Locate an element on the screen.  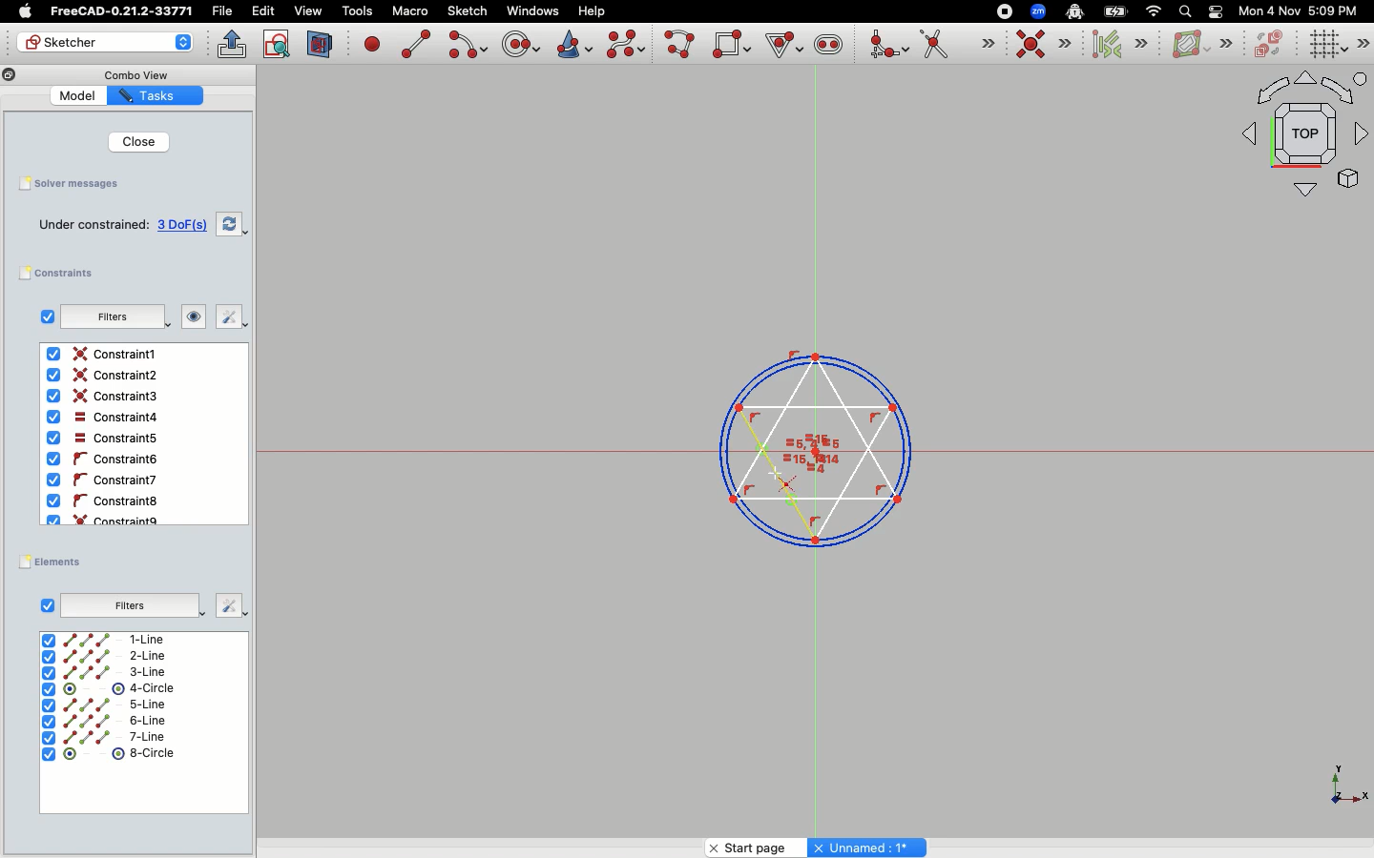
Robot is located at coordinates (1074, 13).